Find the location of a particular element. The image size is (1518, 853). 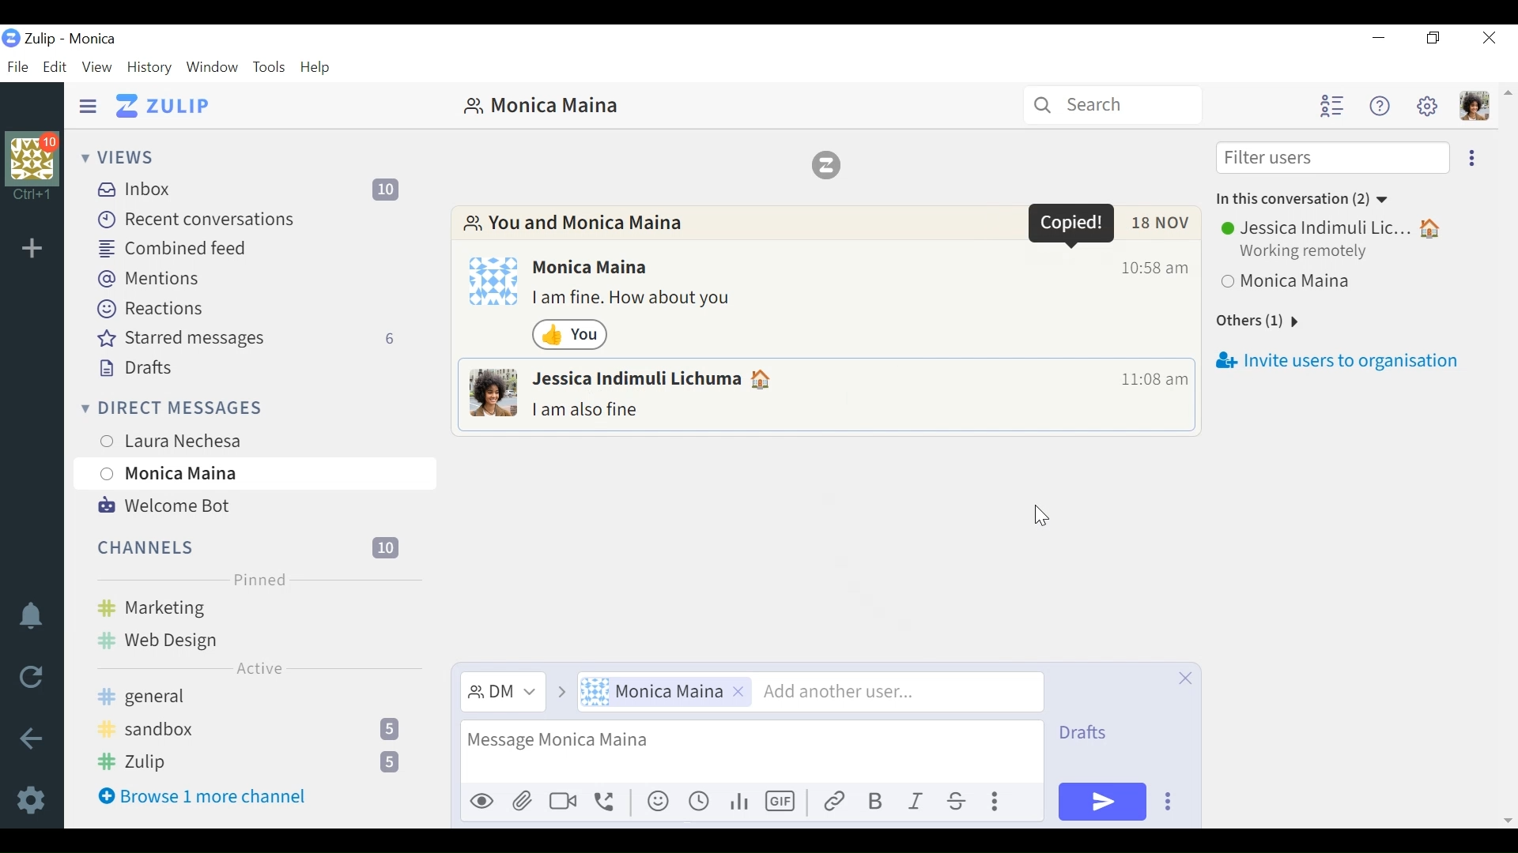

Hide Sidebar is located at coordinates (88, 104).